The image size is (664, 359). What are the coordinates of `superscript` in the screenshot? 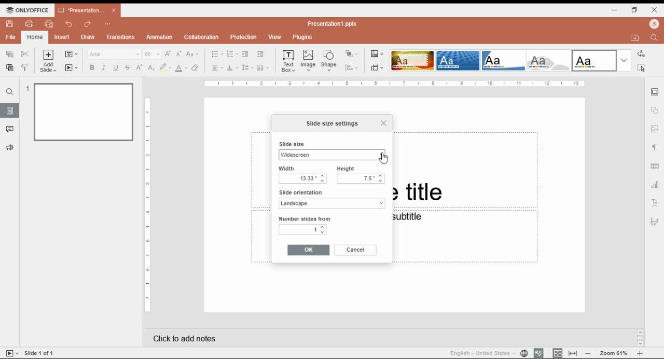 It's located at (140, 67).